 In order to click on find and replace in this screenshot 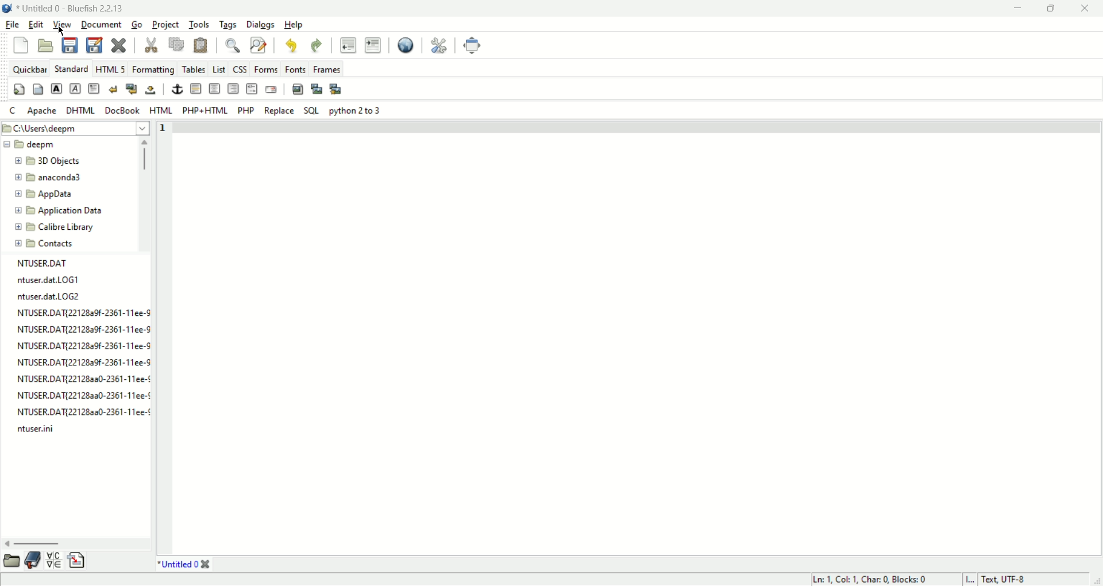, I will do `click(258, 47)`.